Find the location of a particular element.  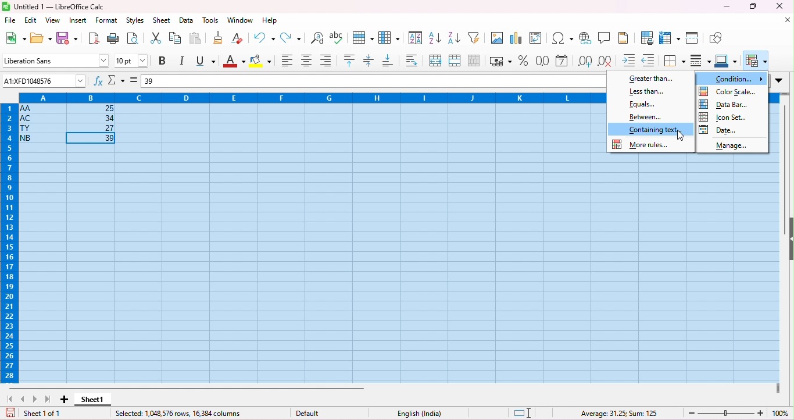

formula is located at coordinates (620, 414).